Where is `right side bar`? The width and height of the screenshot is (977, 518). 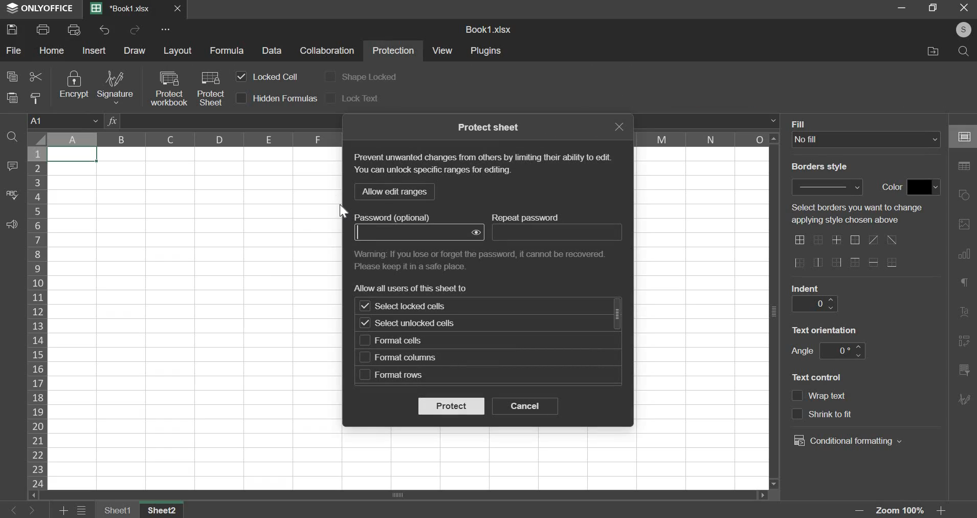 right side bar is located at coordinates (964, 224).